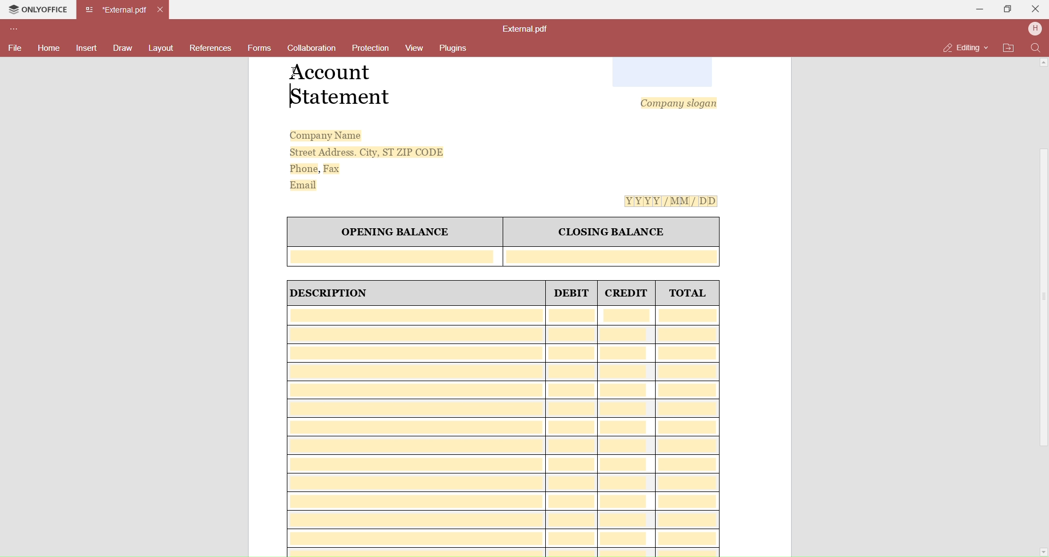 The width and height of the screenshot is (1049, 557). Describe the element at coordinates (367, 152) in the screenshot. I see `Street Address. City, ST ZIP CODE` at that location.